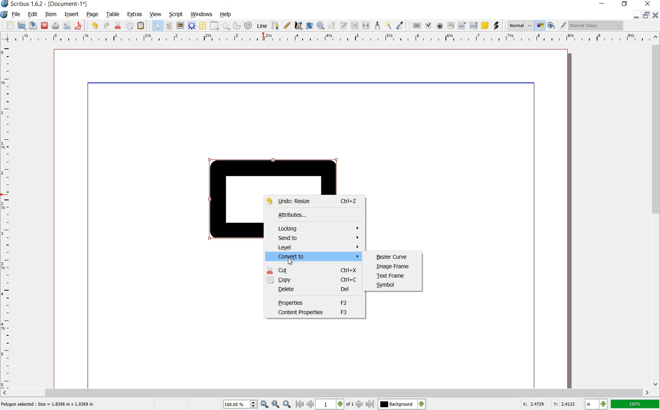  Describe the element at coordinates (16, 15) in the screenshot. I see `file` at that location.